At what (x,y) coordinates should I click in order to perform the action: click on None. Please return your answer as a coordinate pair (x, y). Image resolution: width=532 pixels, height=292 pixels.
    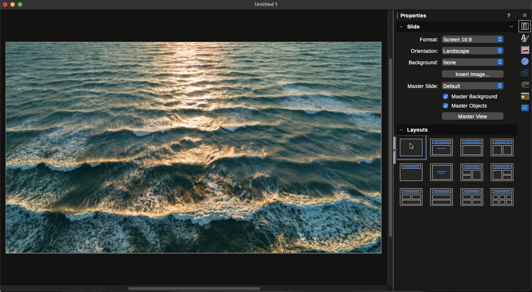
    Looking at the image, I should click on (474, 62).